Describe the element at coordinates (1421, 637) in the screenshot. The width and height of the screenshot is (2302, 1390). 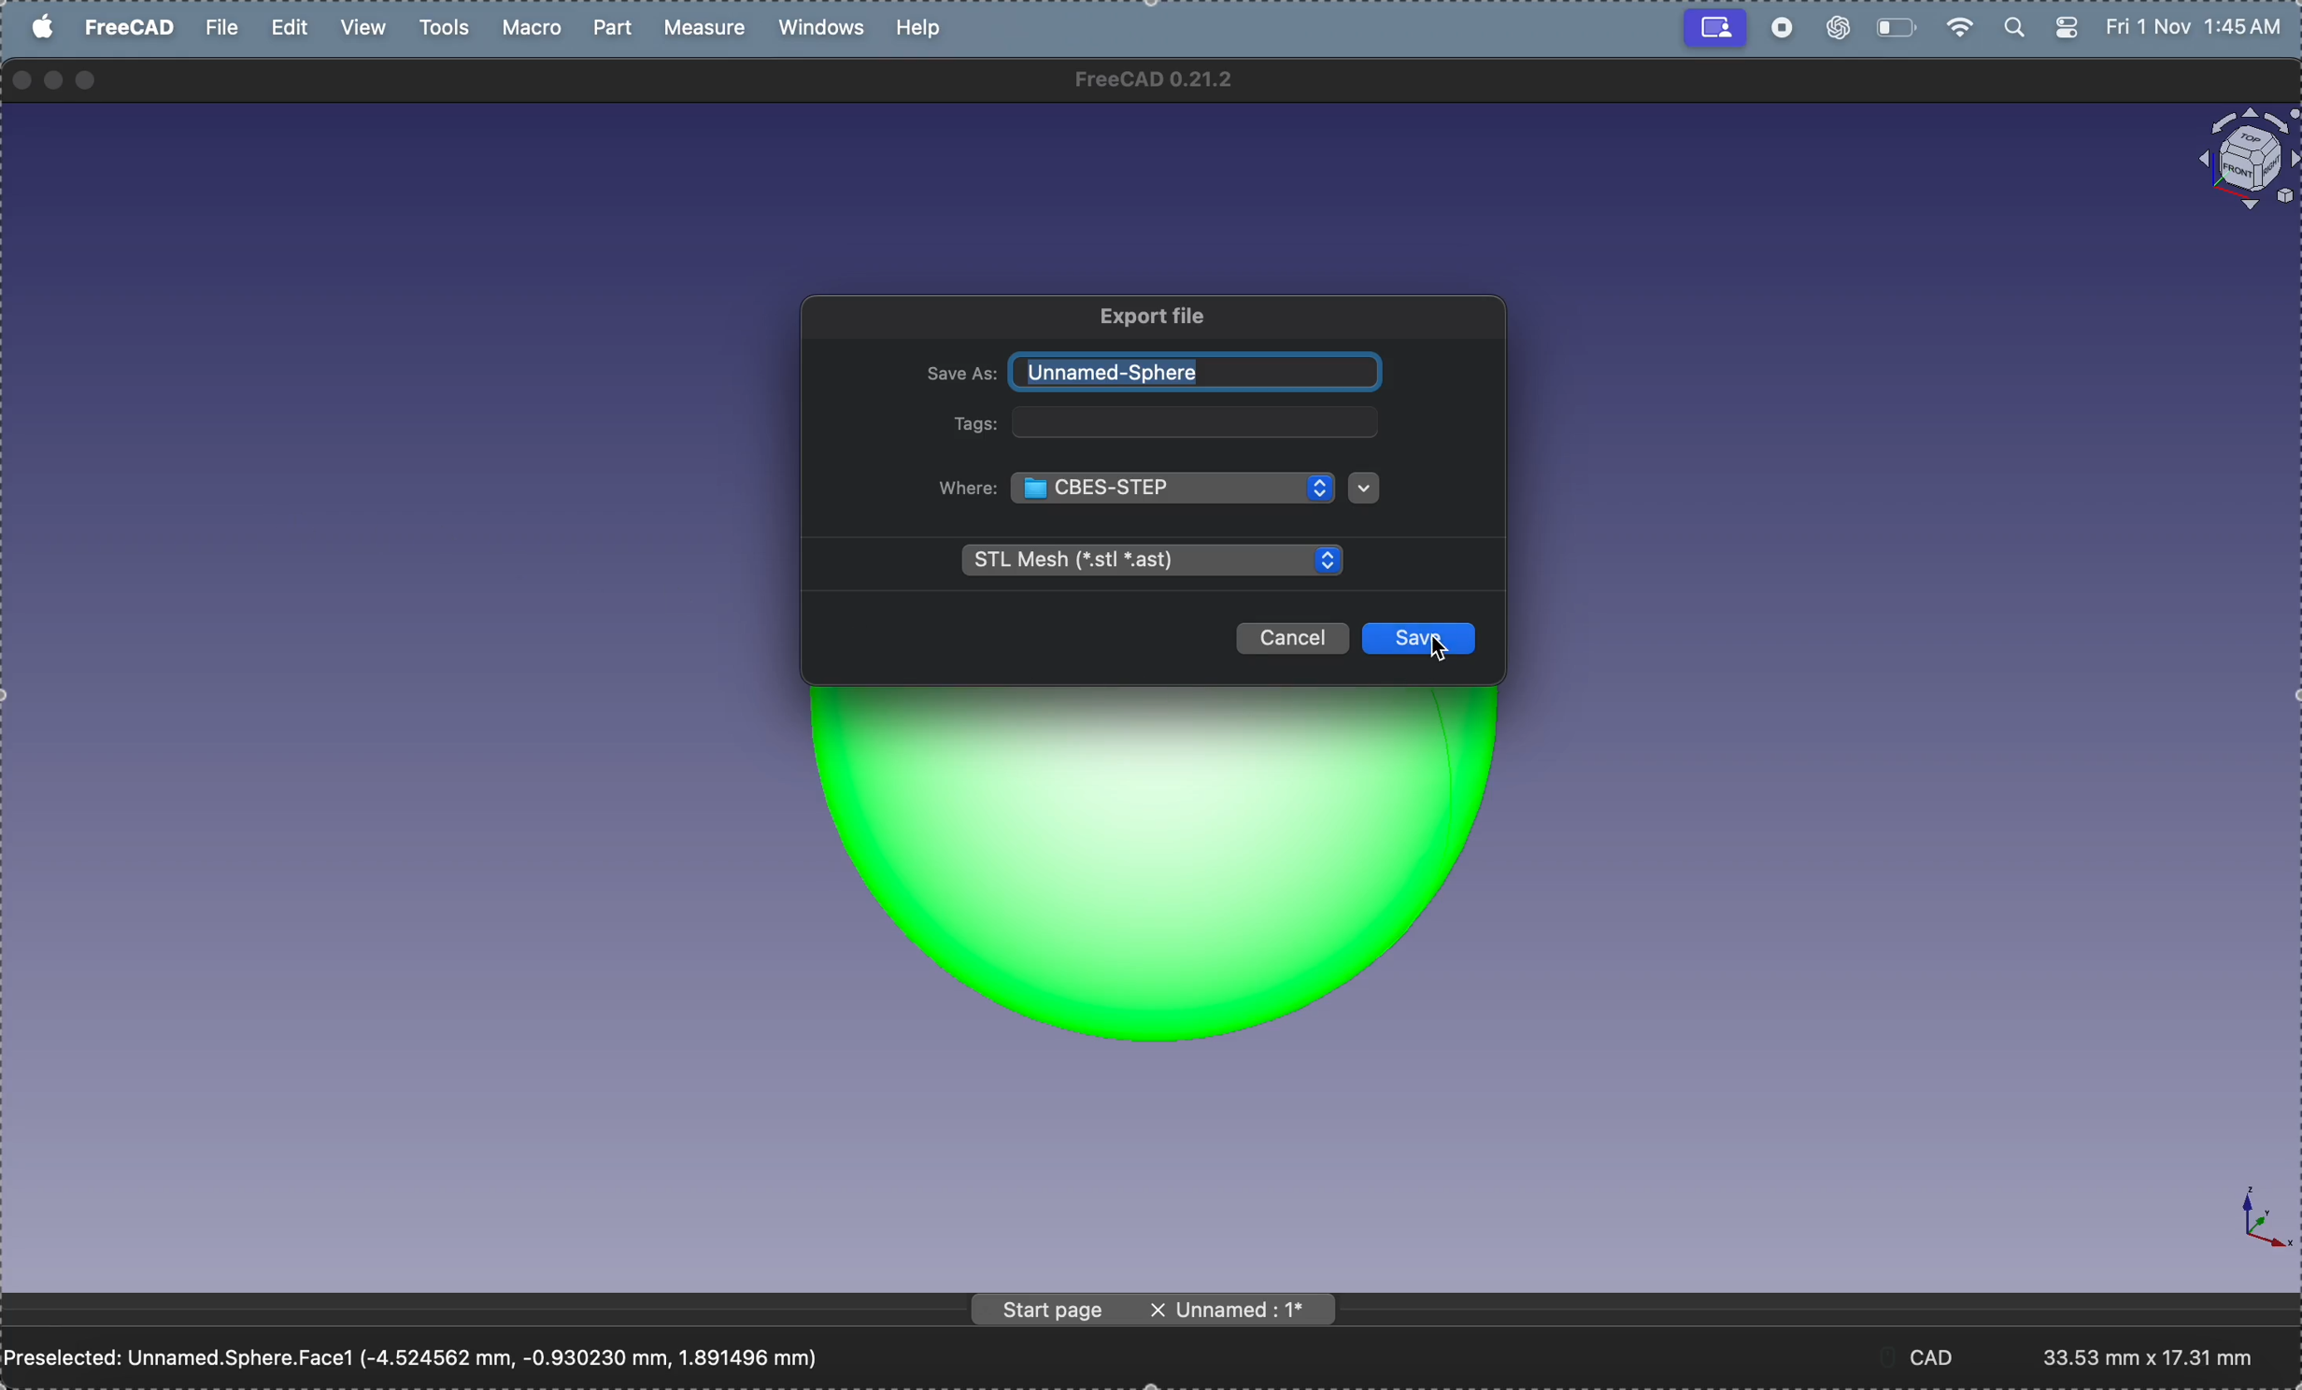
I see `save` at that location.